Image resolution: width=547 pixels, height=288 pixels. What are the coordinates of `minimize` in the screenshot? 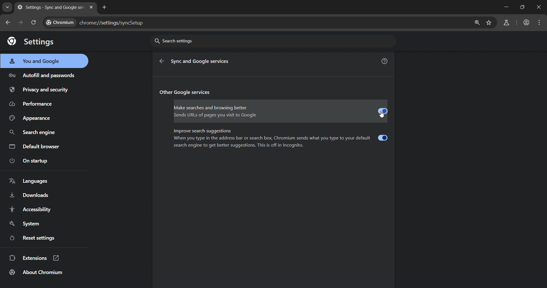 It's located at (507, 7).